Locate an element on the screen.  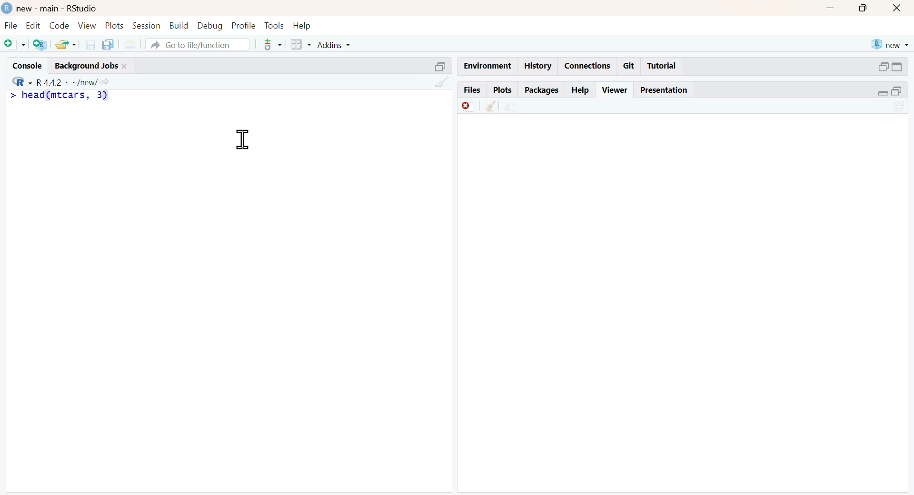
View is located at coordinates (87, 25).